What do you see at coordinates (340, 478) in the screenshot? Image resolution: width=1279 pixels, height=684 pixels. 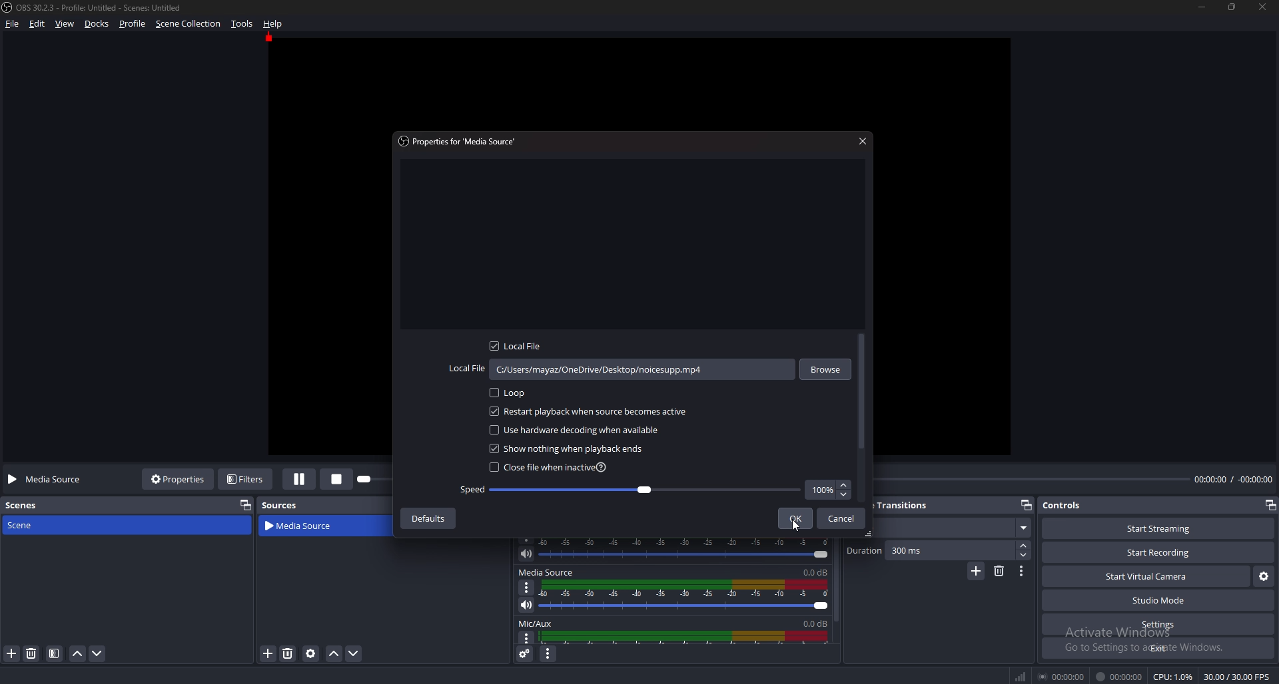 I see `stop` at bounding box center [340, 478].